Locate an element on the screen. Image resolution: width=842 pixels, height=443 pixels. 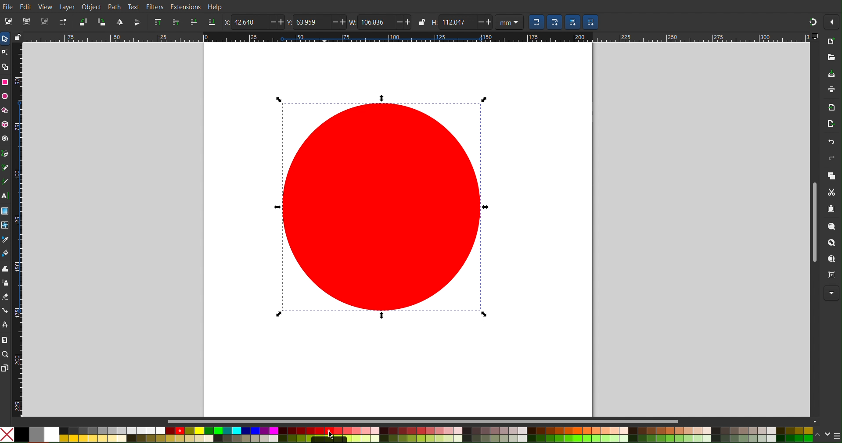
Polygon/Star Tool is located at coordinates (5, 110).